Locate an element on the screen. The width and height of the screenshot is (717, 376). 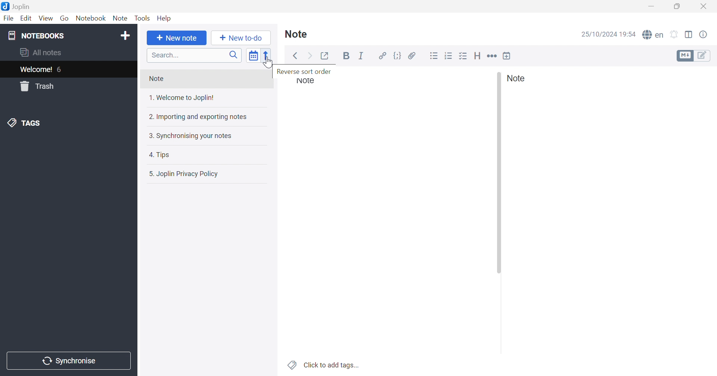
Number is located at coordinates (450, 56).